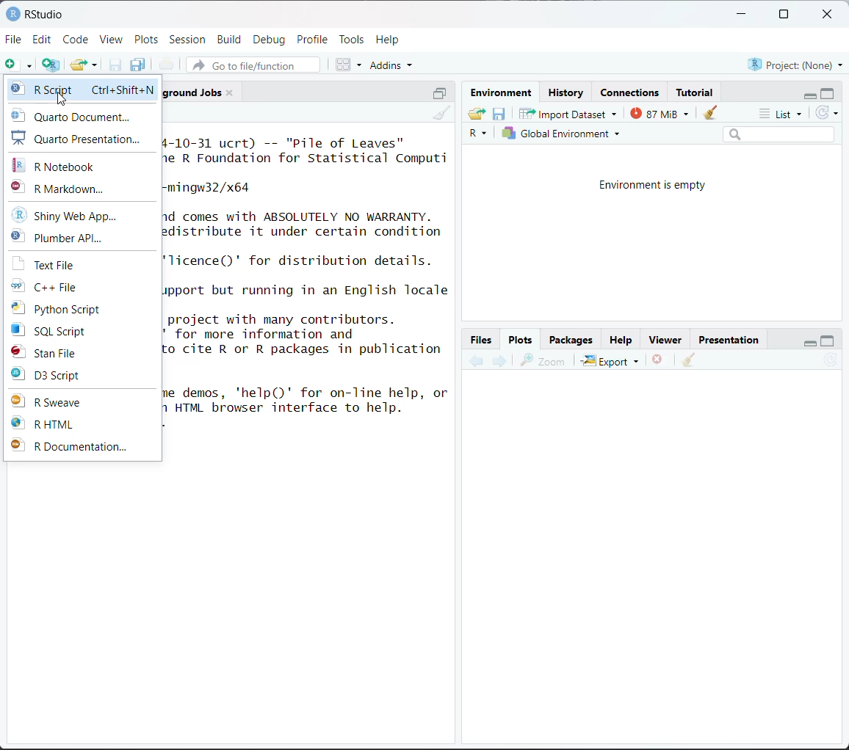 The height and width of the screenshot is (750, 849). What do you see at coordinates (64, 215) in the screenshot?
I see `Shiny Web App...` at bounding box center [64, 215].